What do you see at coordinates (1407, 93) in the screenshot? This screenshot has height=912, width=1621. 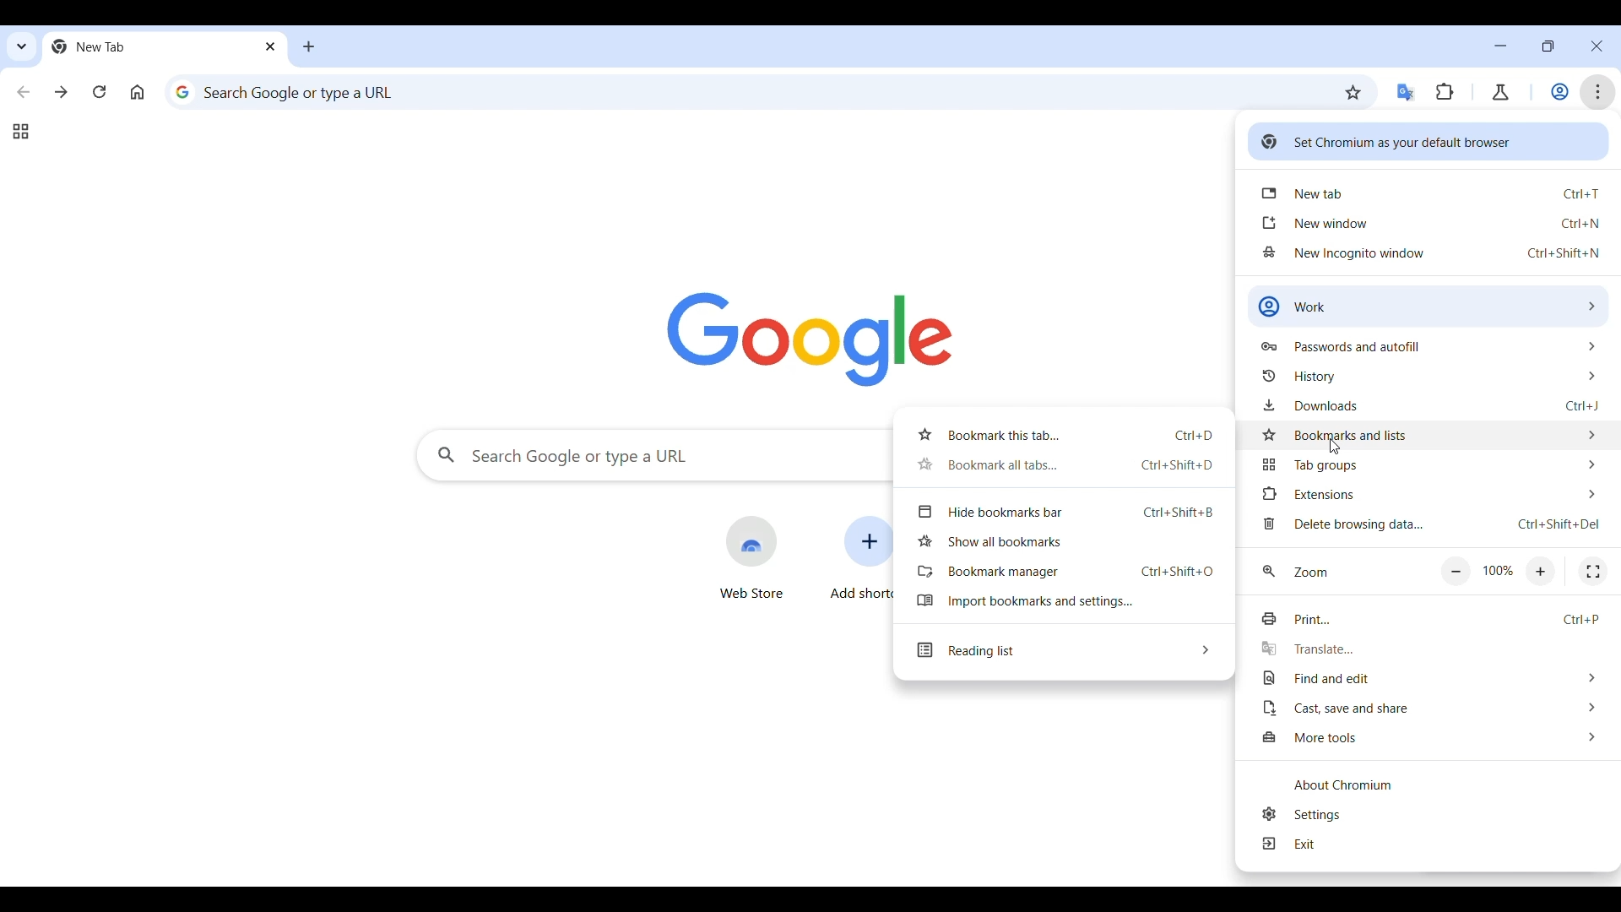 I see `Google translator extension` at bounding box center [1407, 93].